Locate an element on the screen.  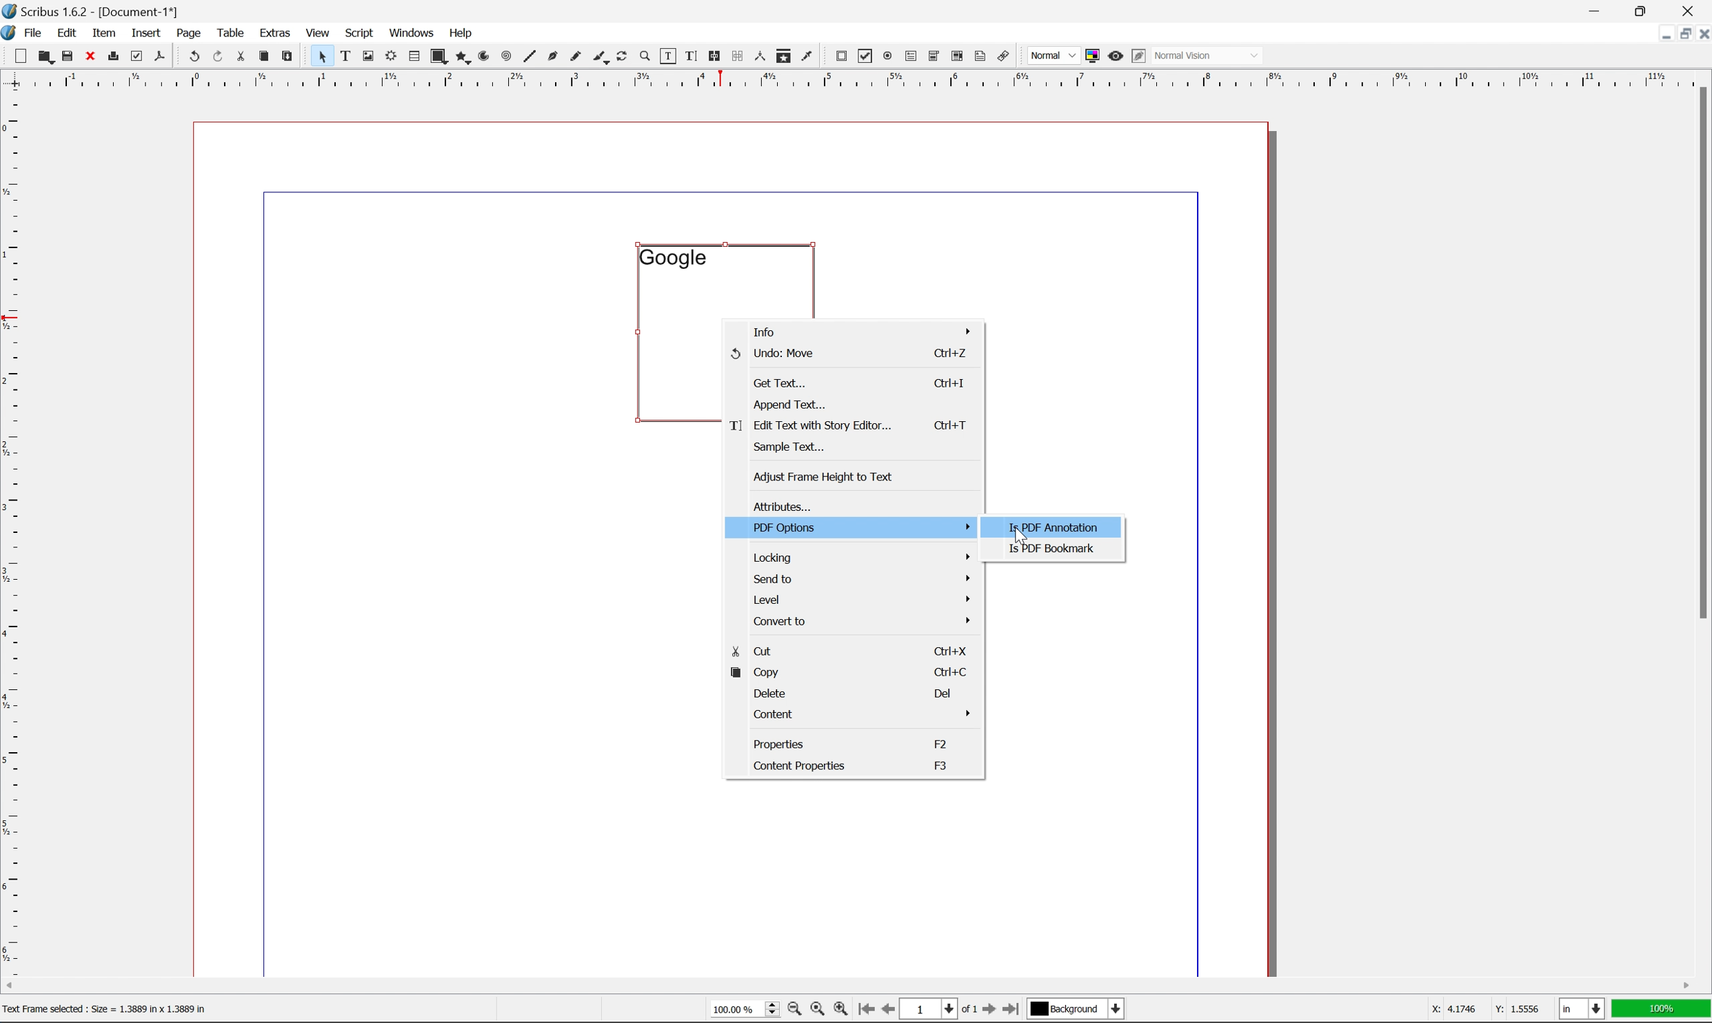
go to first page is located at coordinates (864, 1009).